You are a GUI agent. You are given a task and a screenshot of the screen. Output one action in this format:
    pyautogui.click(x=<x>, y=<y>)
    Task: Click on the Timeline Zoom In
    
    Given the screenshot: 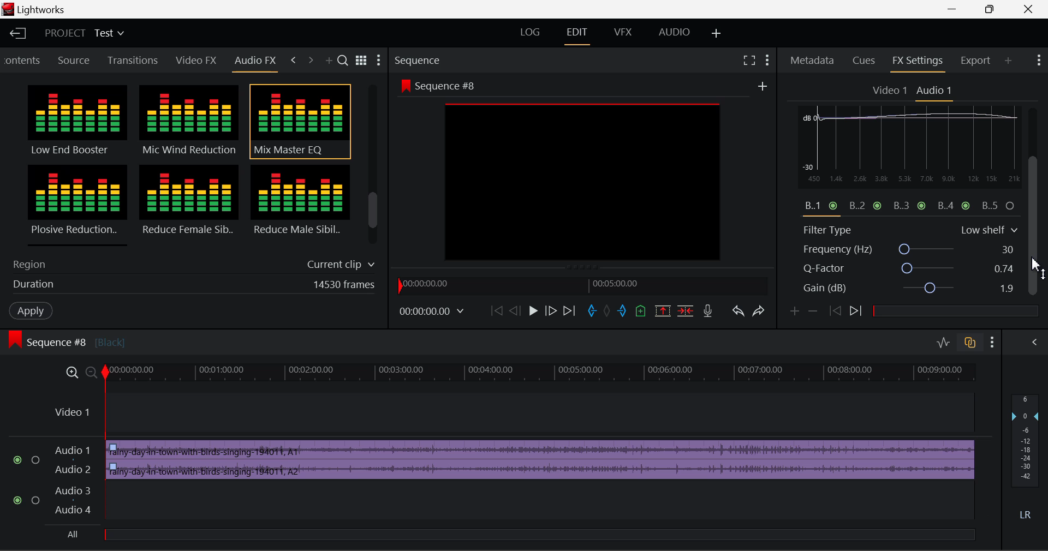 What is the action you would take?
    pyautogui.click(x=73, y=373)
    